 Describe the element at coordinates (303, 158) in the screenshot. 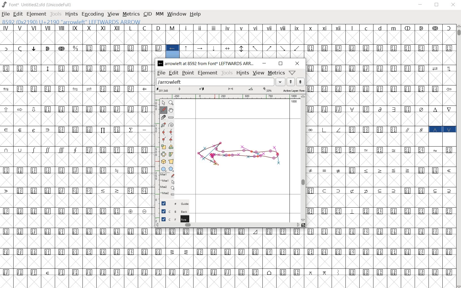

I see `scrollbar` at that location.